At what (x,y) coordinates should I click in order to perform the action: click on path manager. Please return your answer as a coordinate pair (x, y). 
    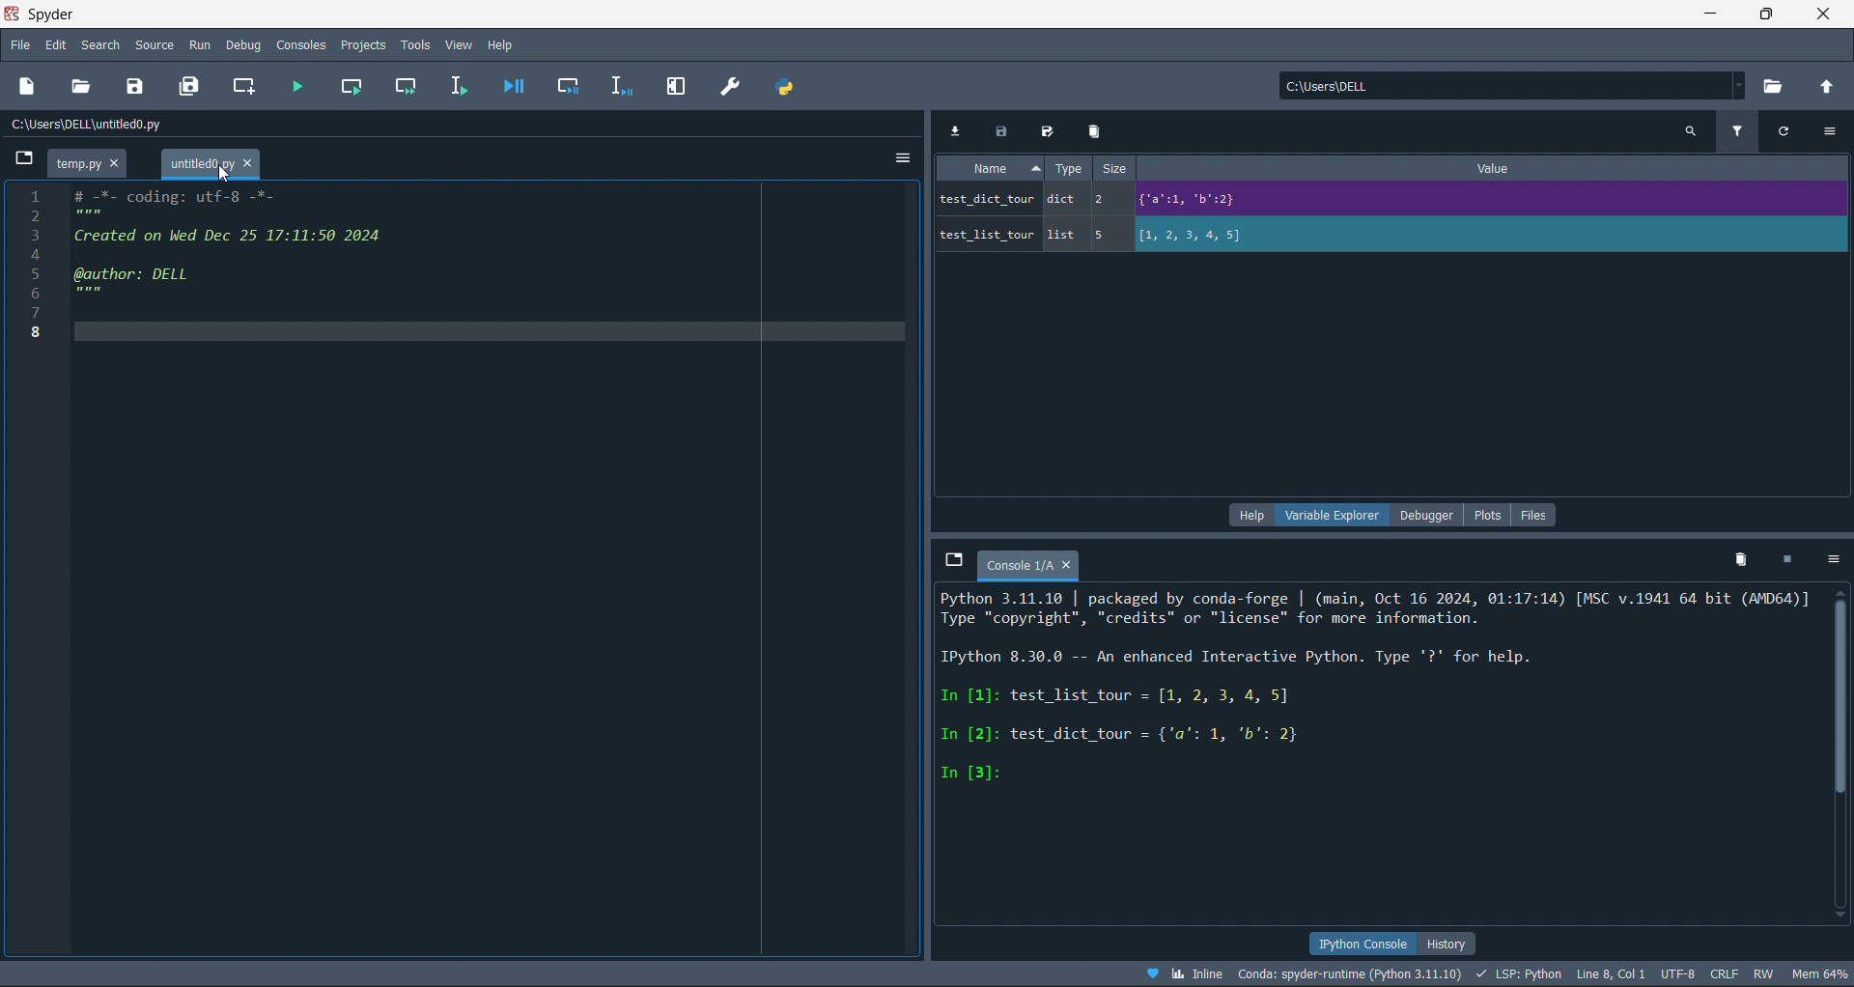
    Looking at the image, I should click on (791, 86).